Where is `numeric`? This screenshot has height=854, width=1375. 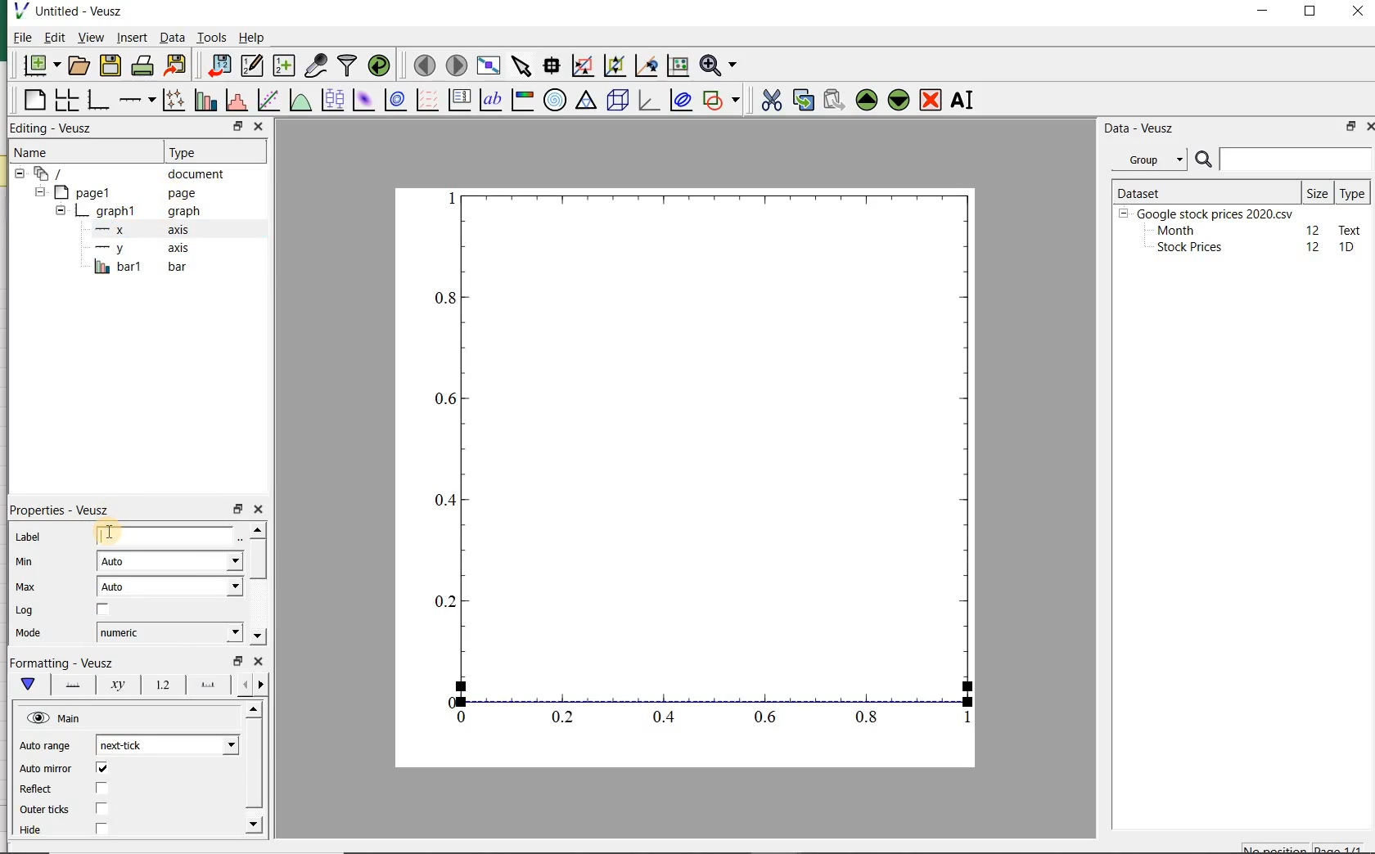 numeric is located at coordinates (167, 632).